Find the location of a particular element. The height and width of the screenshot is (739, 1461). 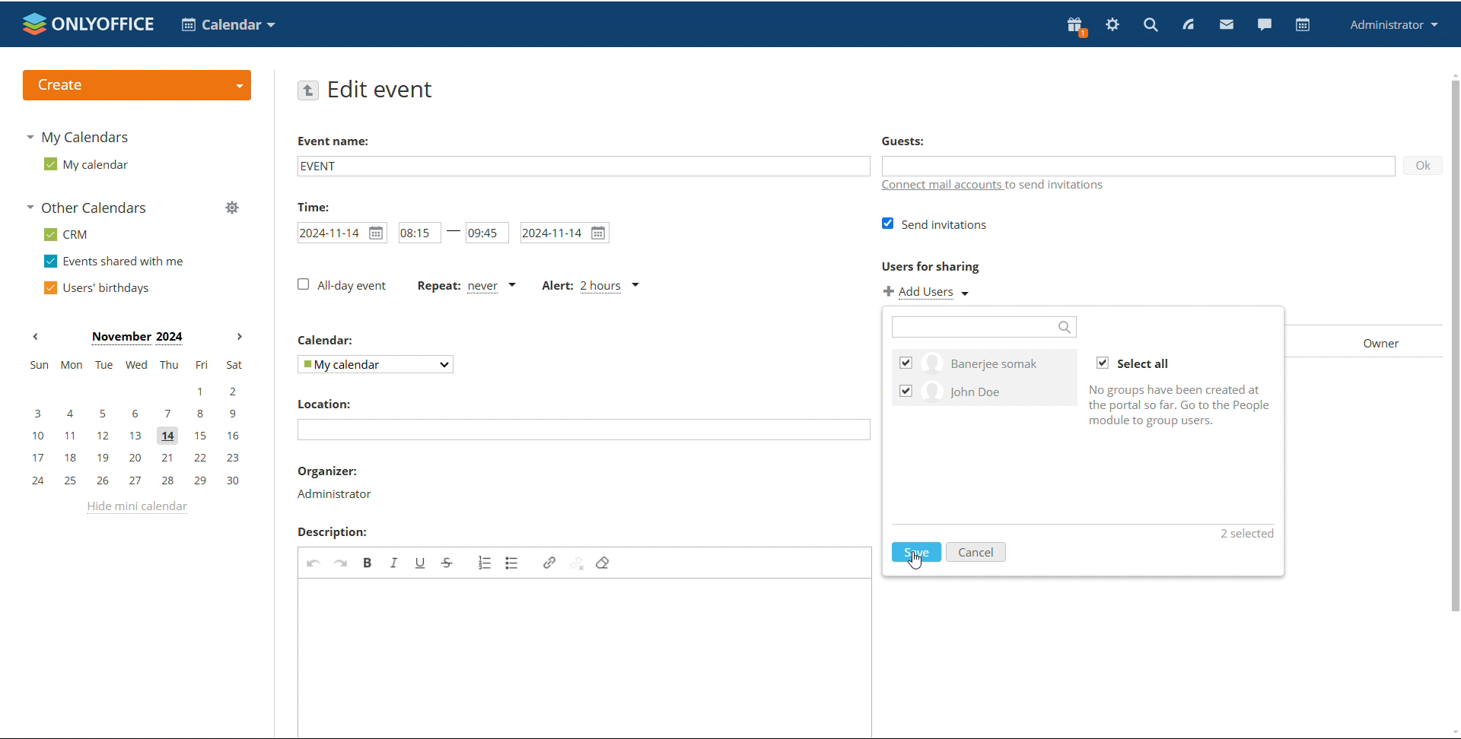

remove format is located at coordinates (603, 564).